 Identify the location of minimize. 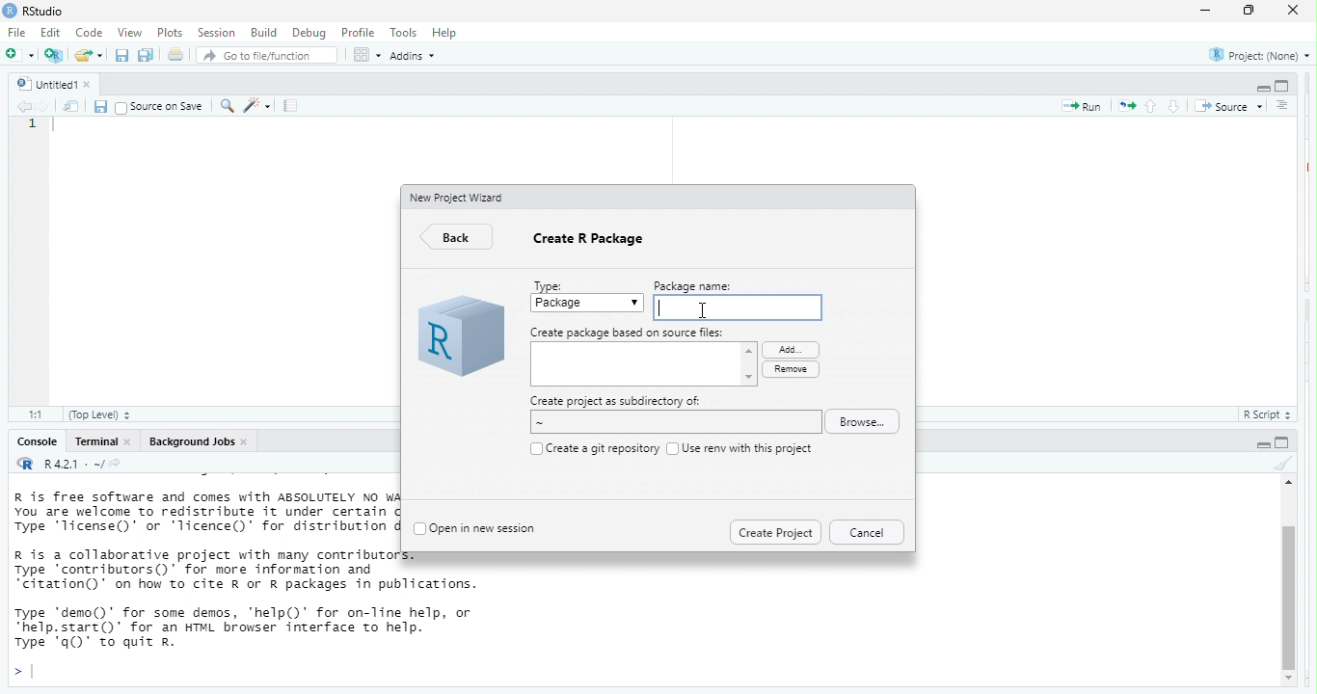
(1205, 11).